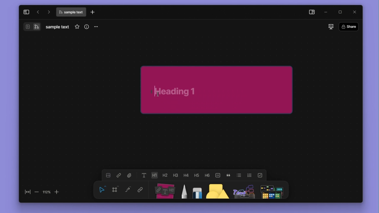 The height and width of the screenshot is (213, 379). What do you see at coordinates (272, 190) in the screenshot?
I see `more` at bounding box center [272, 190].